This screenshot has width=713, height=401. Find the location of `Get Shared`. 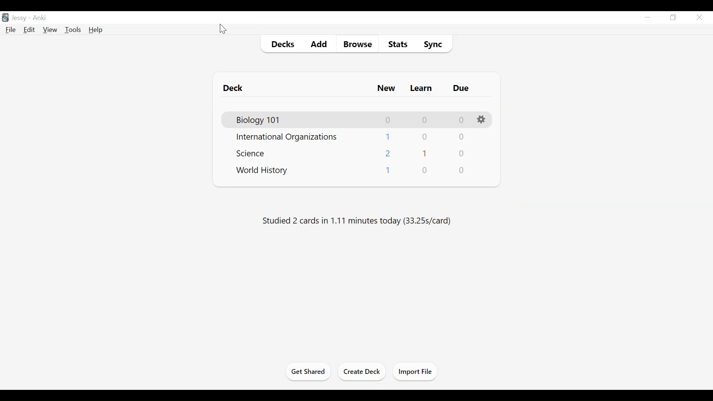

Get Shared is located at coordinates (308, 372).